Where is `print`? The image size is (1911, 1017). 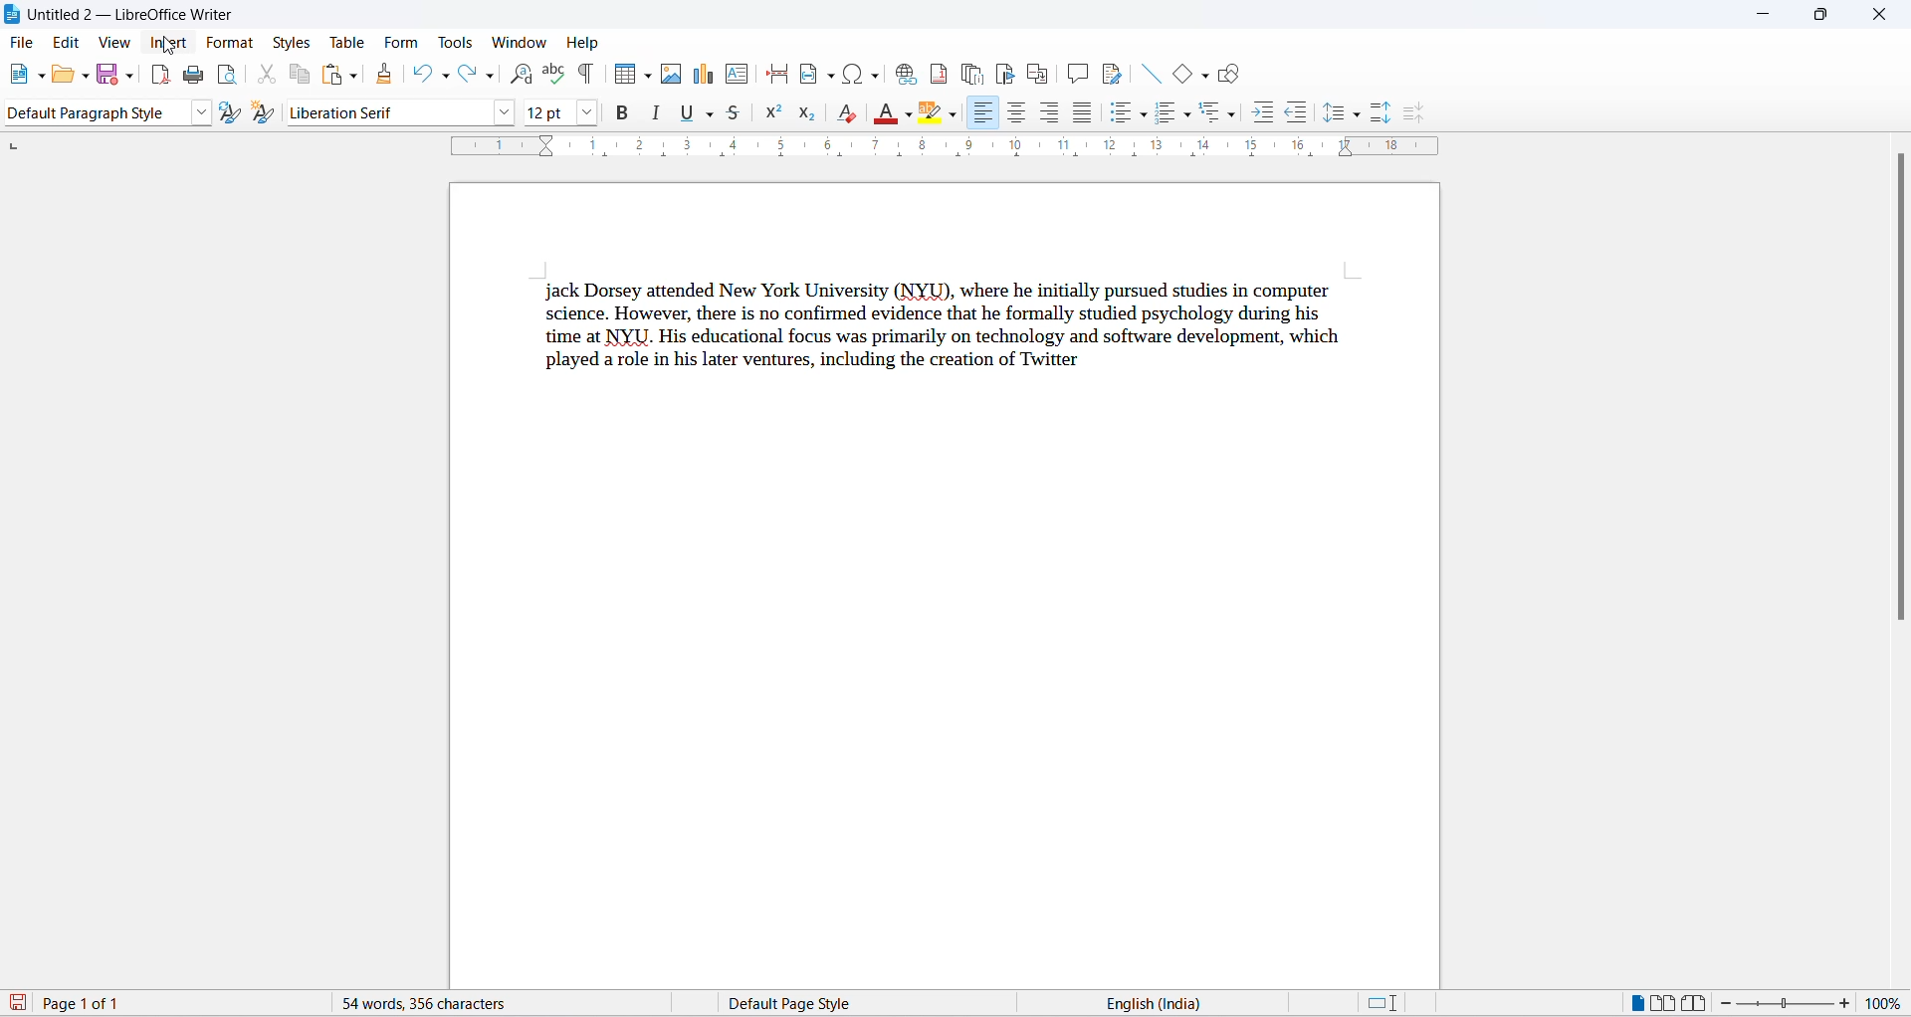 print is located at coordinates (194, 79).